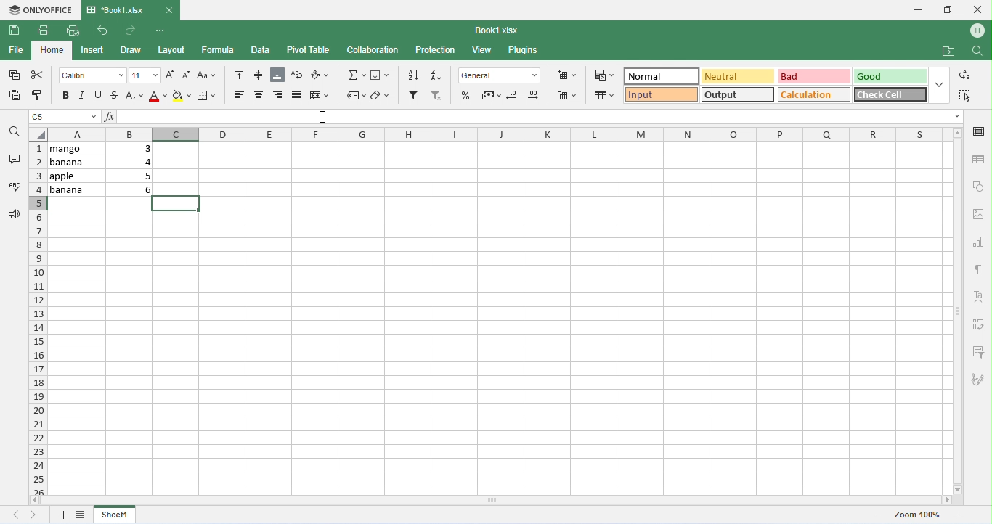 This screenshot has width=992, height=524. What do you see at coordinates (35, 515) in the screenshot?
I see `next sheet` at bounding box center [35, 515].